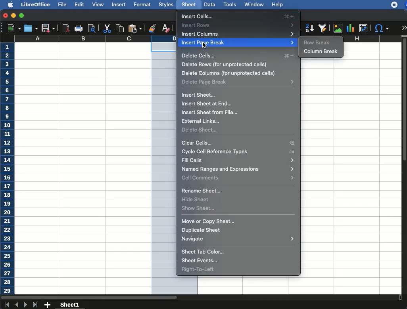 This screenshot has height=309, width=407. Describe the element at coordinates (253, 4) in the screenshot. I see `window` at that location.